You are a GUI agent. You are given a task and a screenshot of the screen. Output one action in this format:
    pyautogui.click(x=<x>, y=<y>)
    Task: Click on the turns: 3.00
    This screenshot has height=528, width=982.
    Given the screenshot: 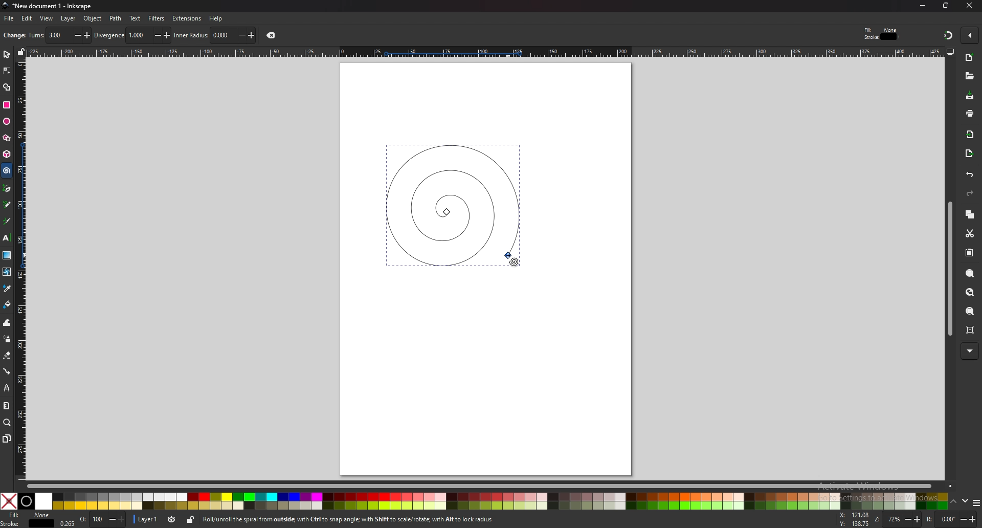 What is the action you would take?
    pyautogui.click(x=58, y=36)
    